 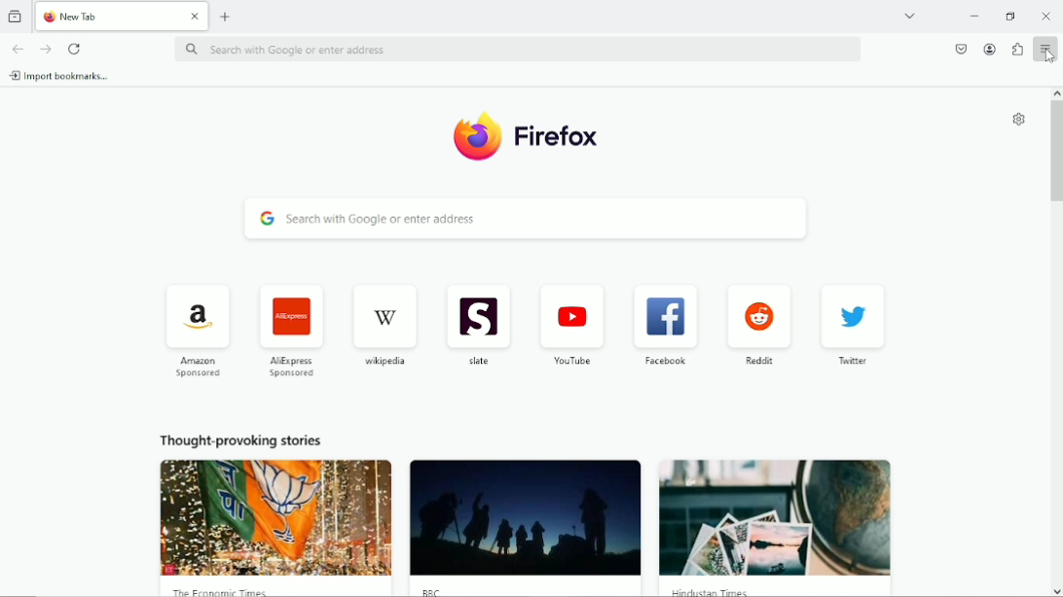 I want to click on restore down, so click(x=1011, y=14).